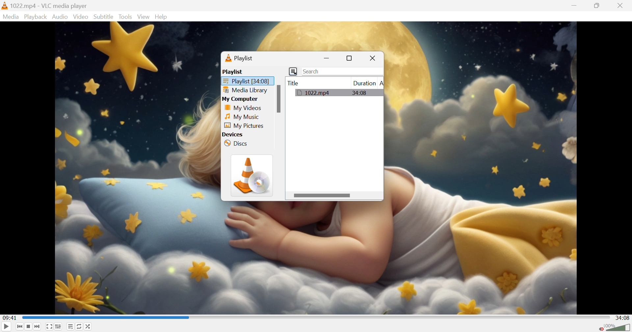 This screenshot has width=632, height=332. What do you see at coordinates (598, 5) in the screenshot?
I see `Restore down` at bounding box center [598, 5].